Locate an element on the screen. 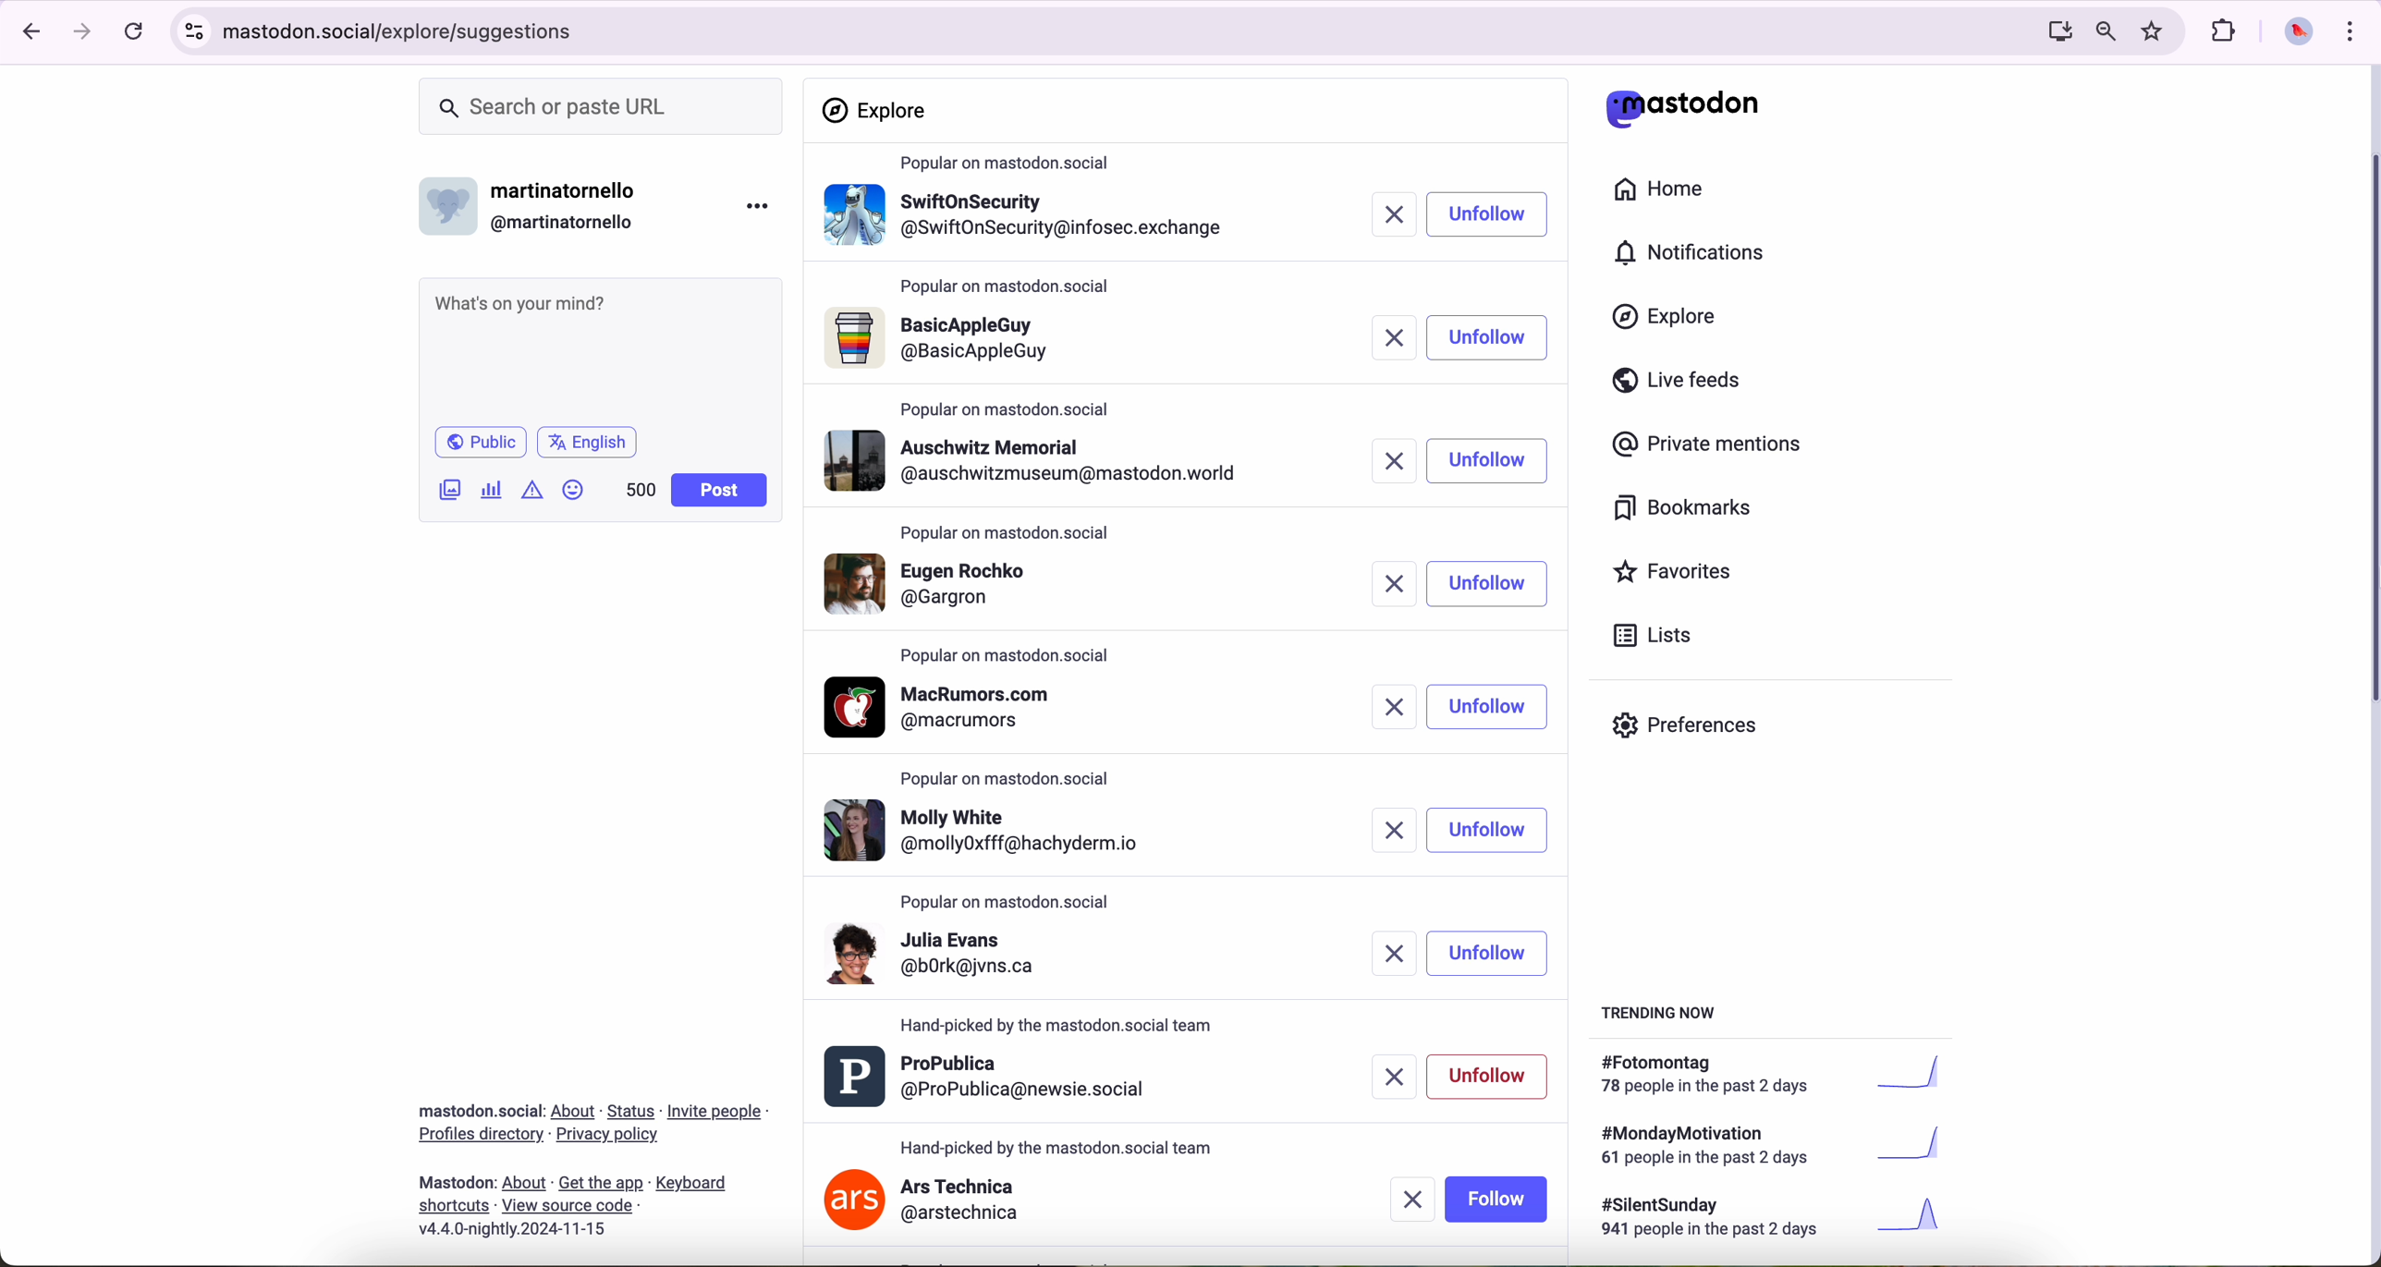 The width and height of the screenshot is (2381, 1267). #mondaymotivation is located at coordinates (1768, 1145).